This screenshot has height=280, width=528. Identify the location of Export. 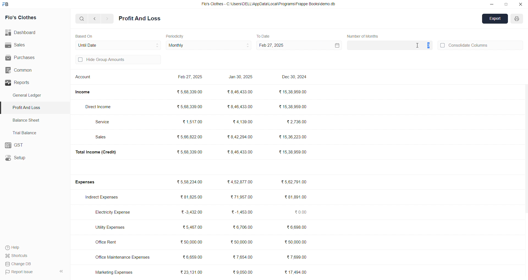
(495, 19).